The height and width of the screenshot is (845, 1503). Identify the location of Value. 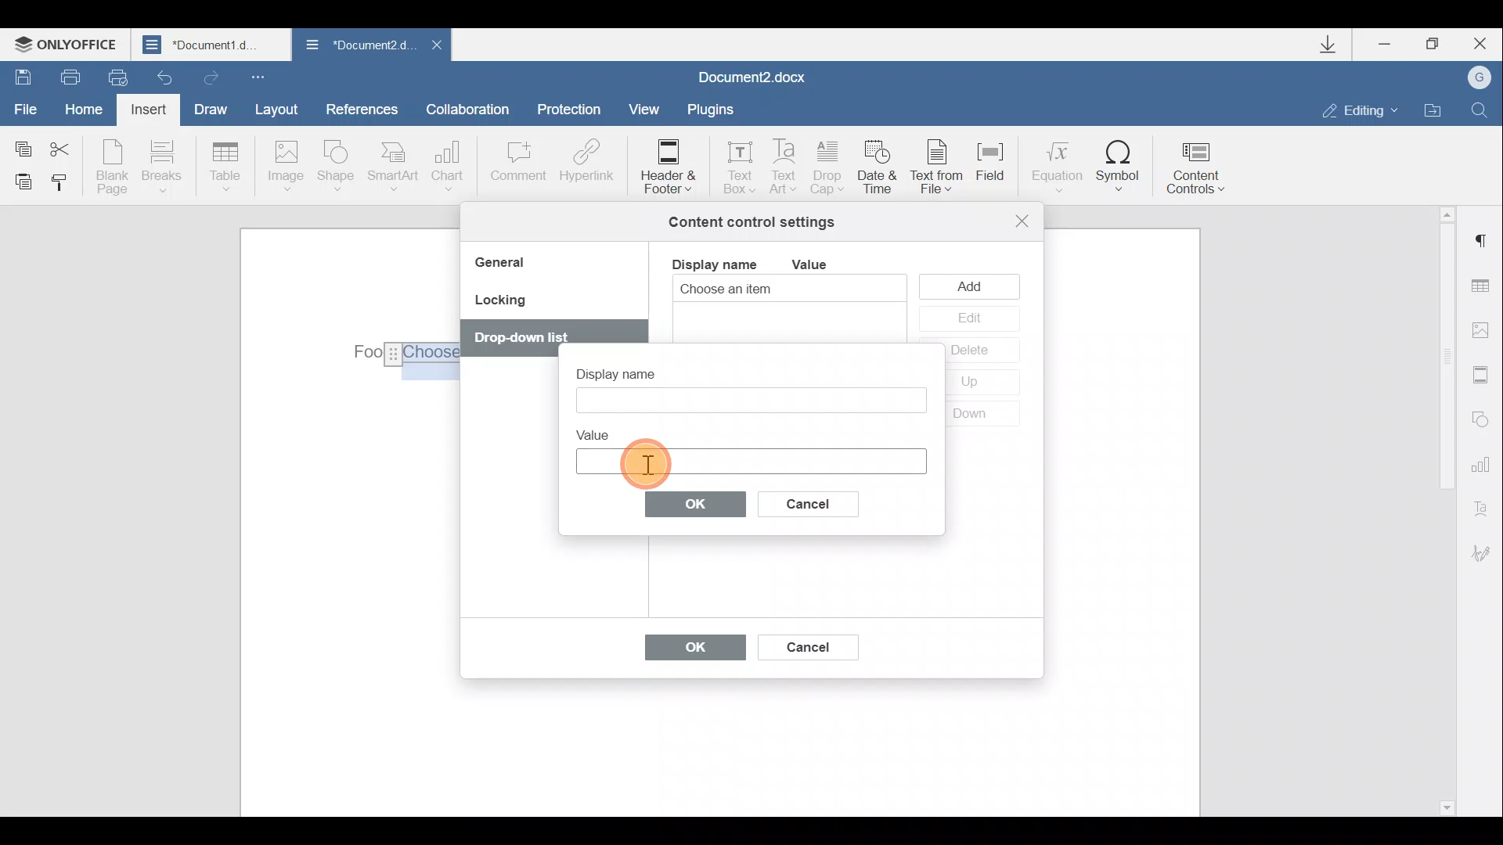
(822, 264).